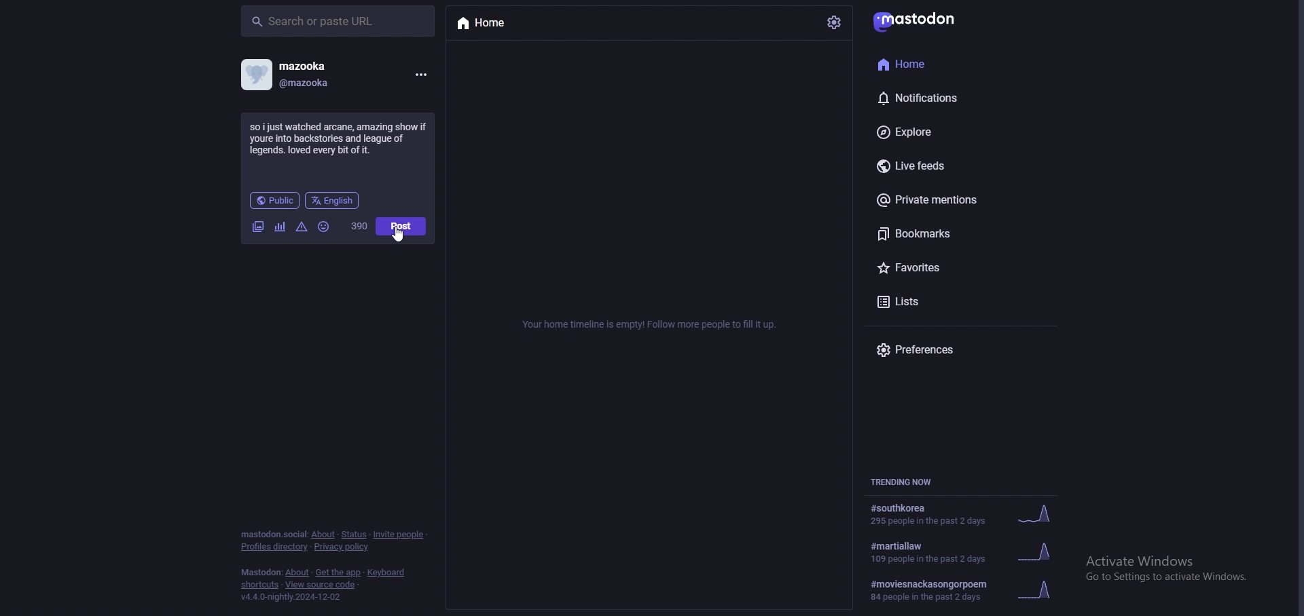  I want to click on trending now, so click(907, 481).